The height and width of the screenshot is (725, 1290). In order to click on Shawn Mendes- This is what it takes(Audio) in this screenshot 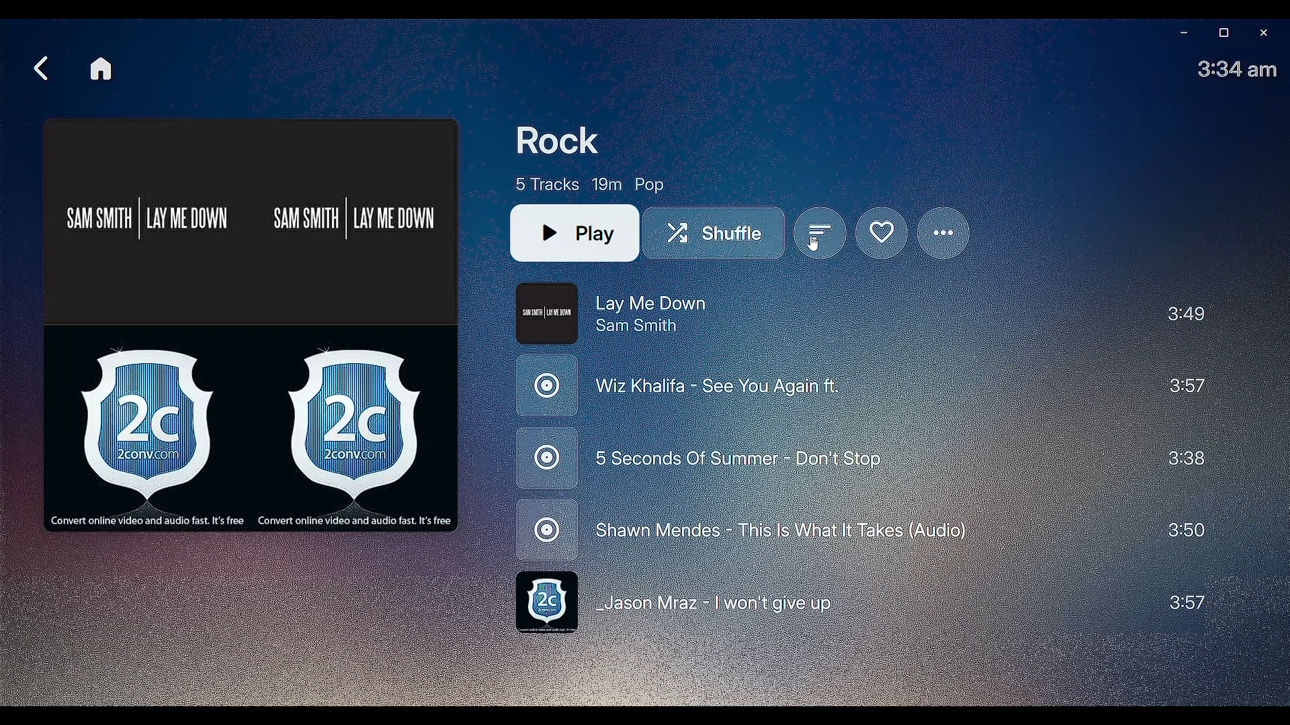, I will do `click(856, 531)`.